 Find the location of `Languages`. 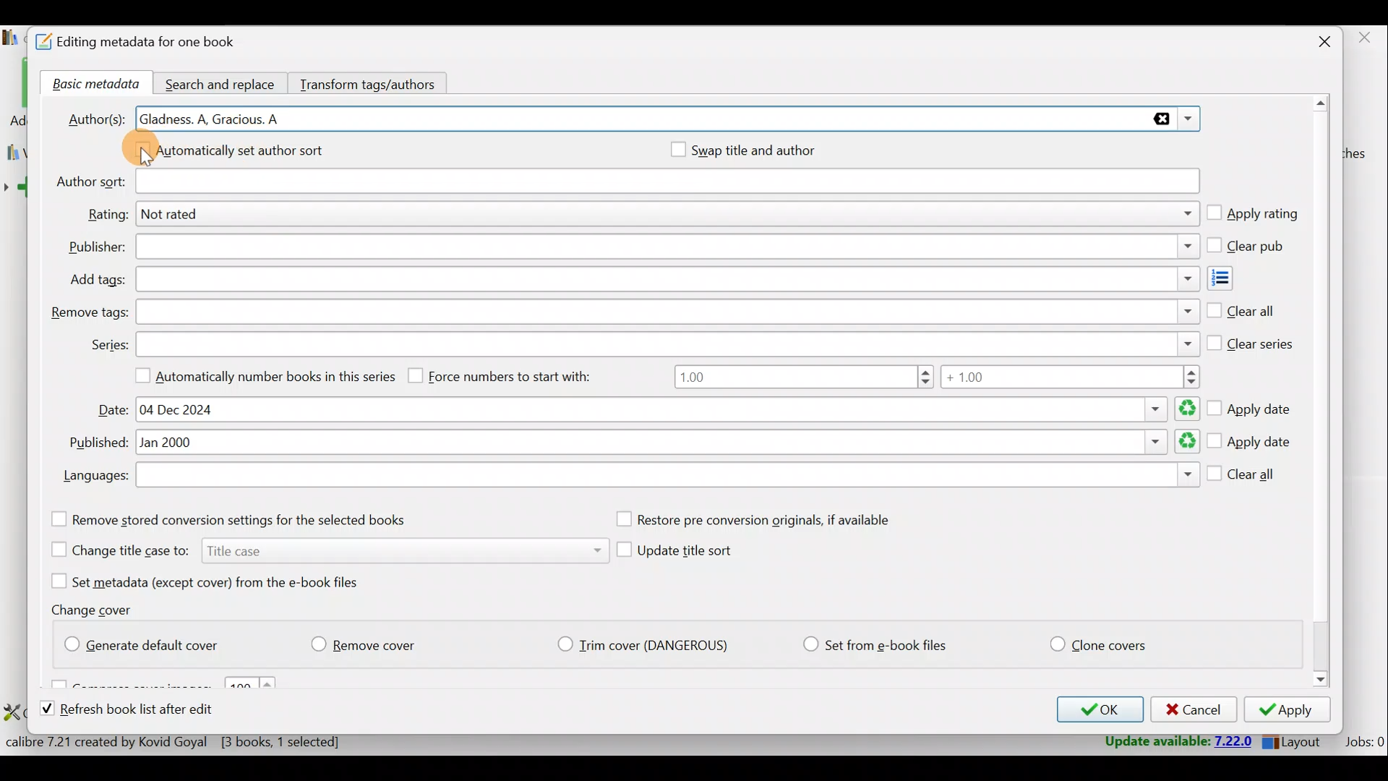

Languages is located at coordinates (667, 477).